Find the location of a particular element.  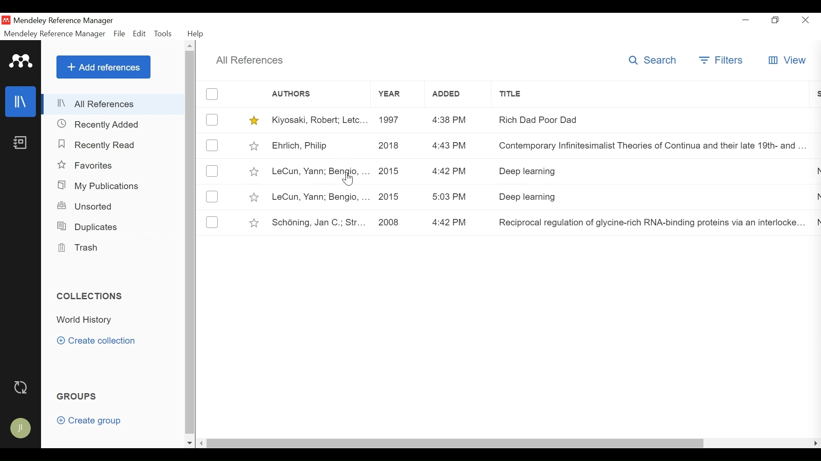

Added is located at coordinates (459, 94).